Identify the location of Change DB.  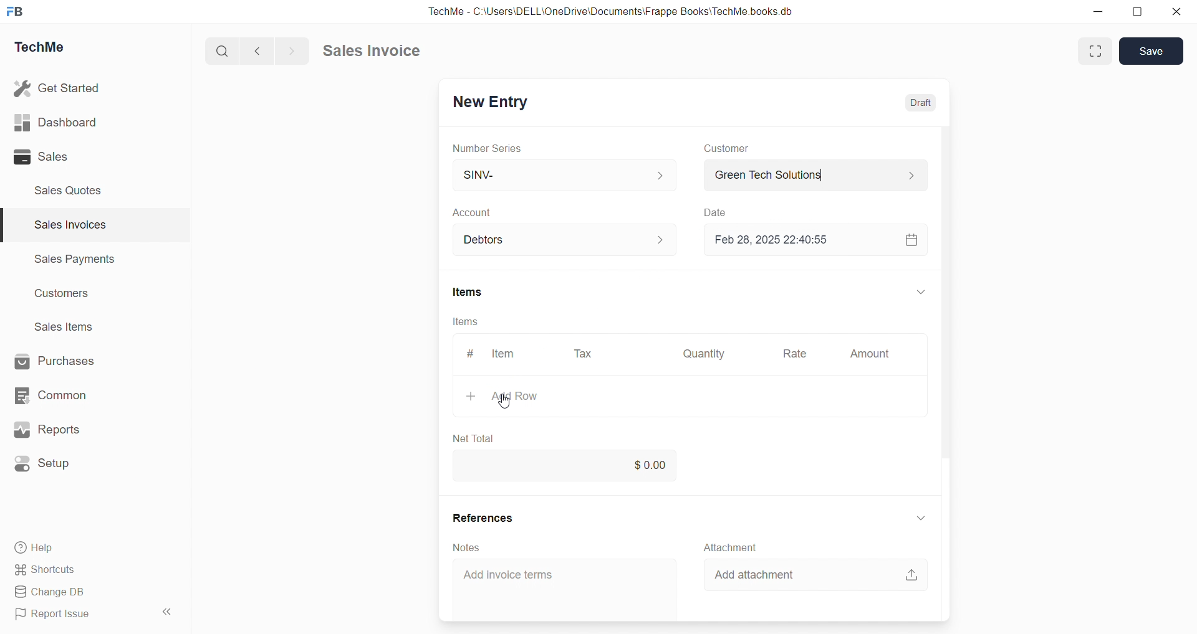
(55, 592).